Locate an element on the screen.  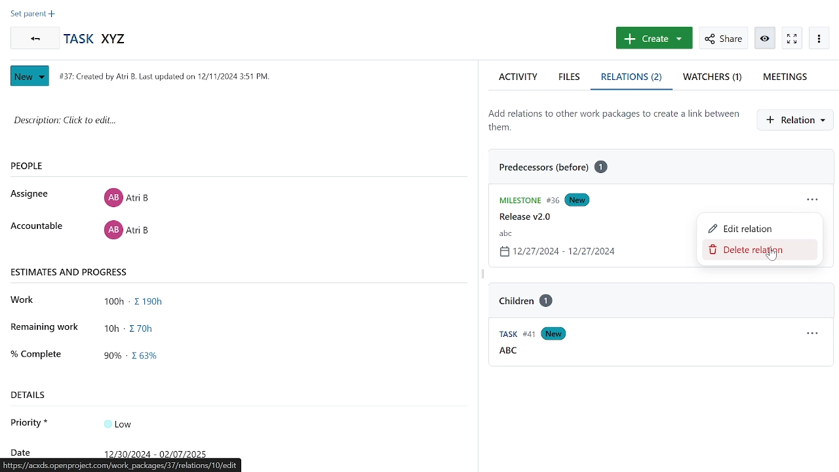
details is located at coordinates (33, 395).